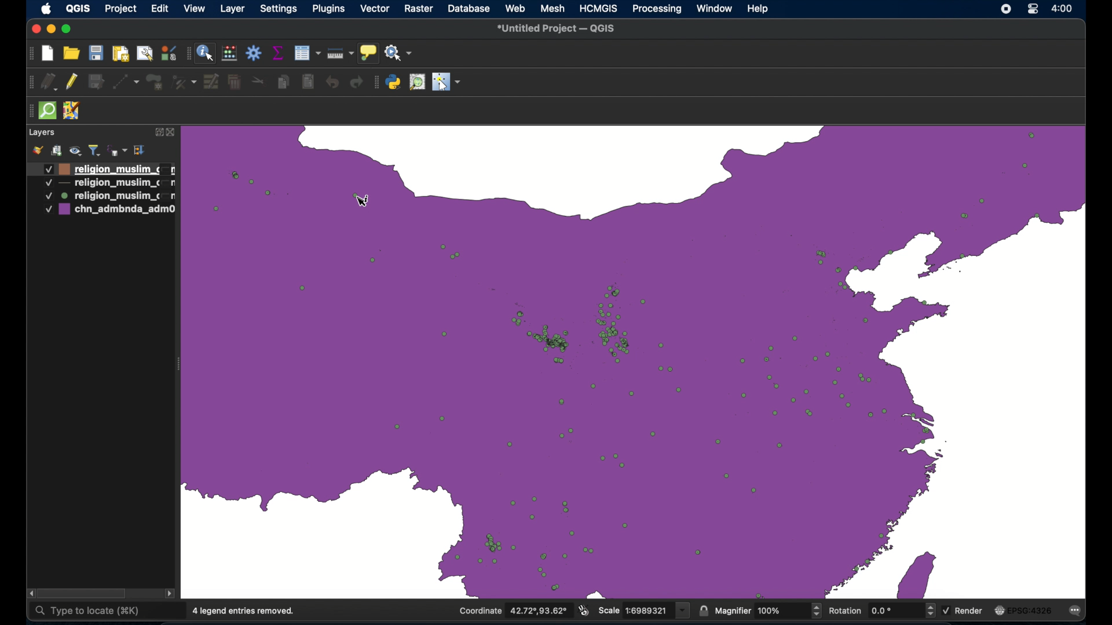 The height and width of the screenshot is (625, 1112). I want to click on switches mouse to configurable pointer, so click(447, 83).